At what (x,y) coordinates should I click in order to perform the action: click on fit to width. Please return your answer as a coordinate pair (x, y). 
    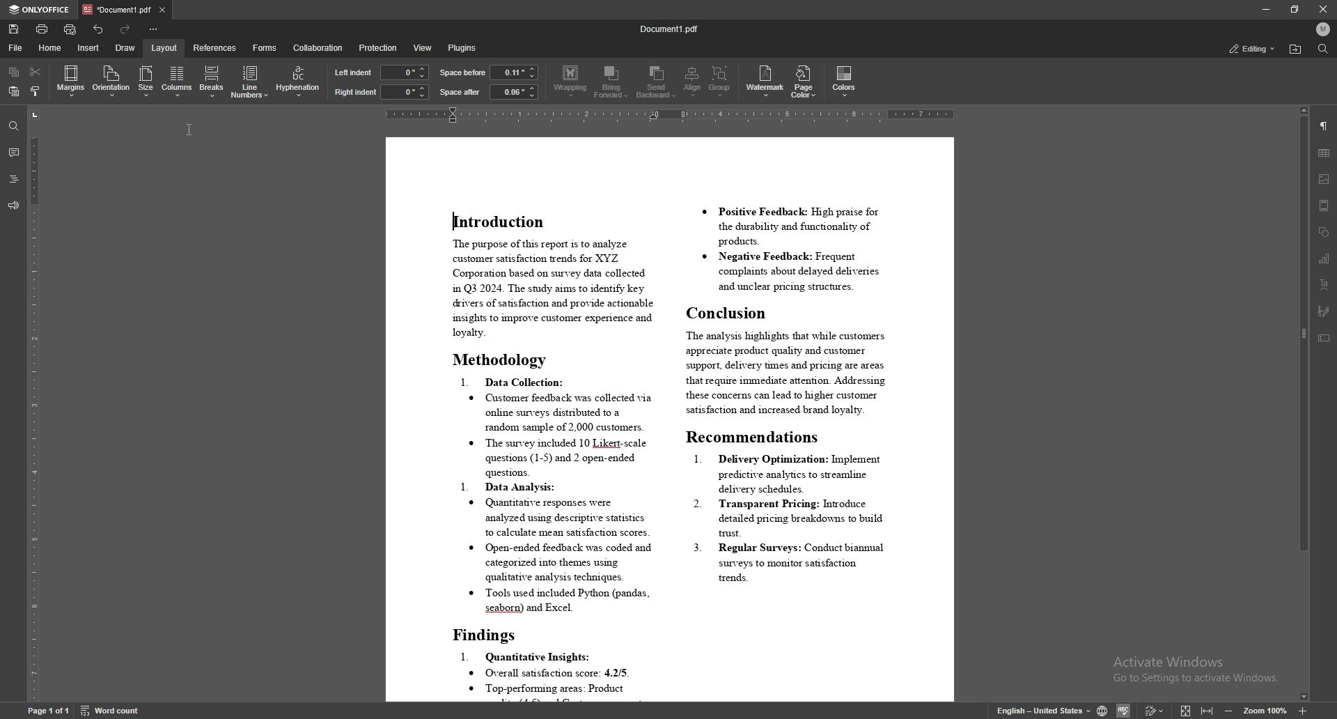
    Looking at the image, I should click on (1209, 710).